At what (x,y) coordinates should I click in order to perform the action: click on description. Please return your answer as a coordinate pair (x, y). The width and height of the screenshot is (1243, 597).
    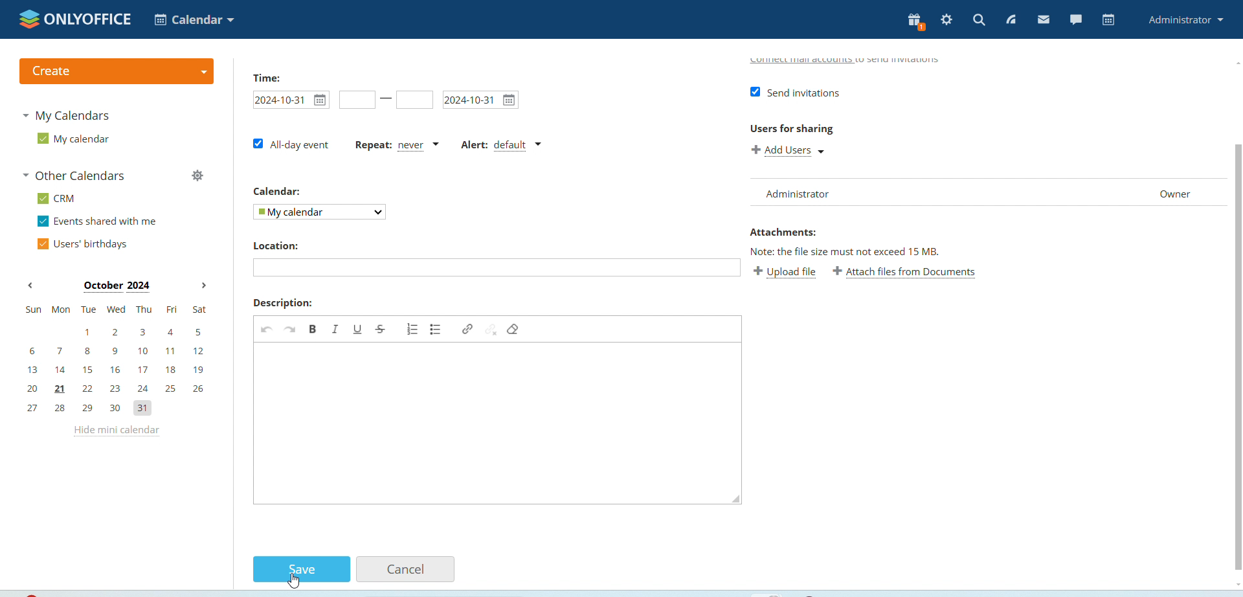
    Looking at the image, I should click on (282, 304).